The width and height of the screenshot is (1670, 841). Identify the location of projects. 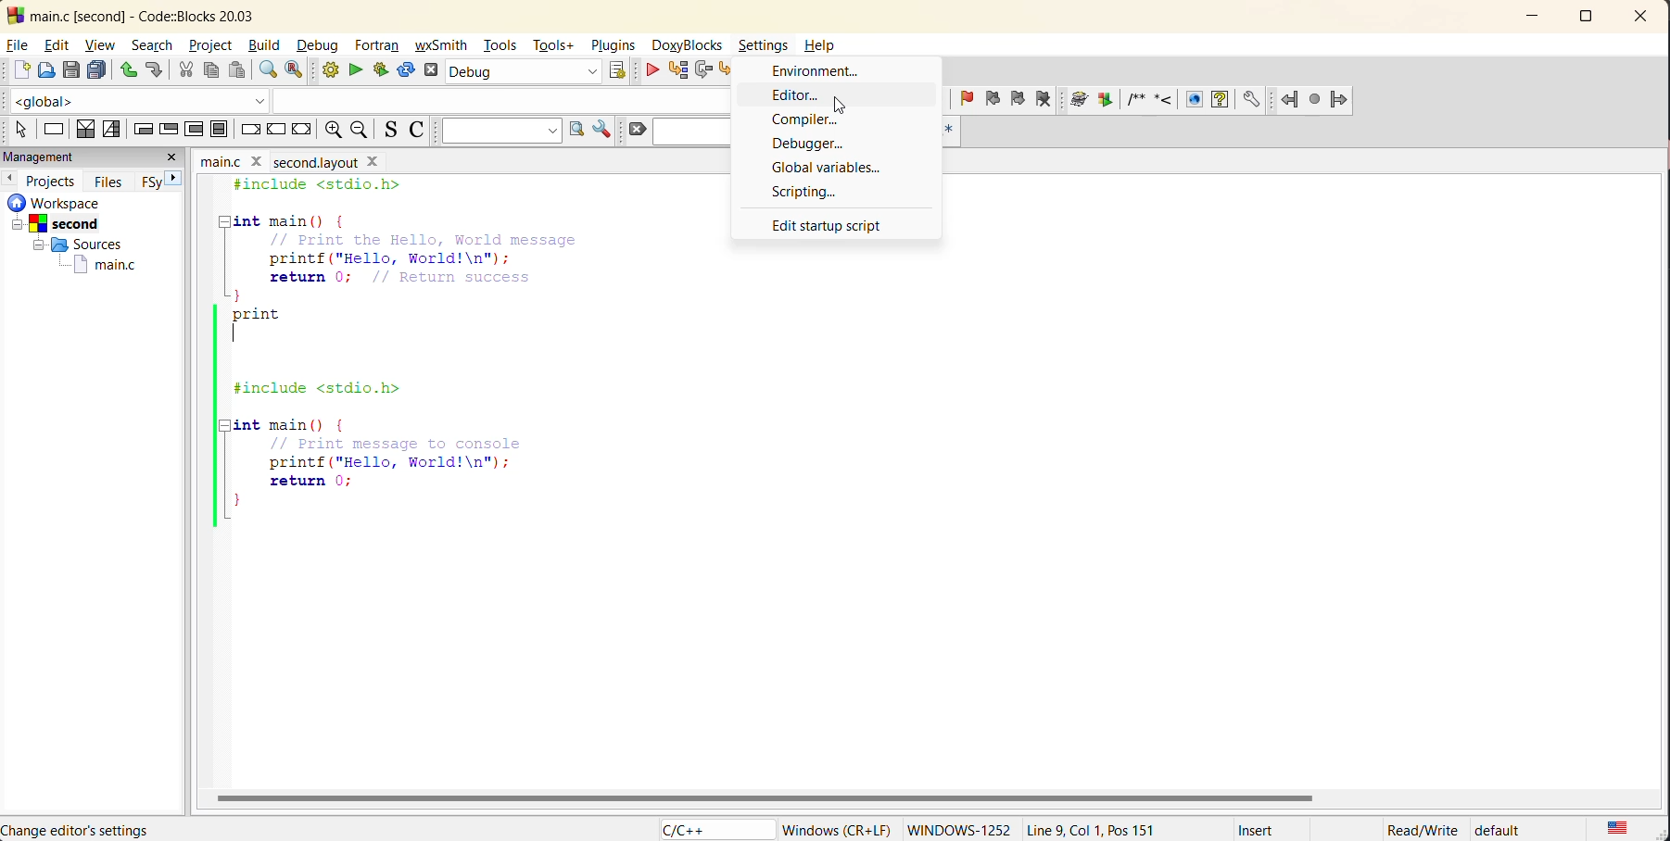
(56, 179).